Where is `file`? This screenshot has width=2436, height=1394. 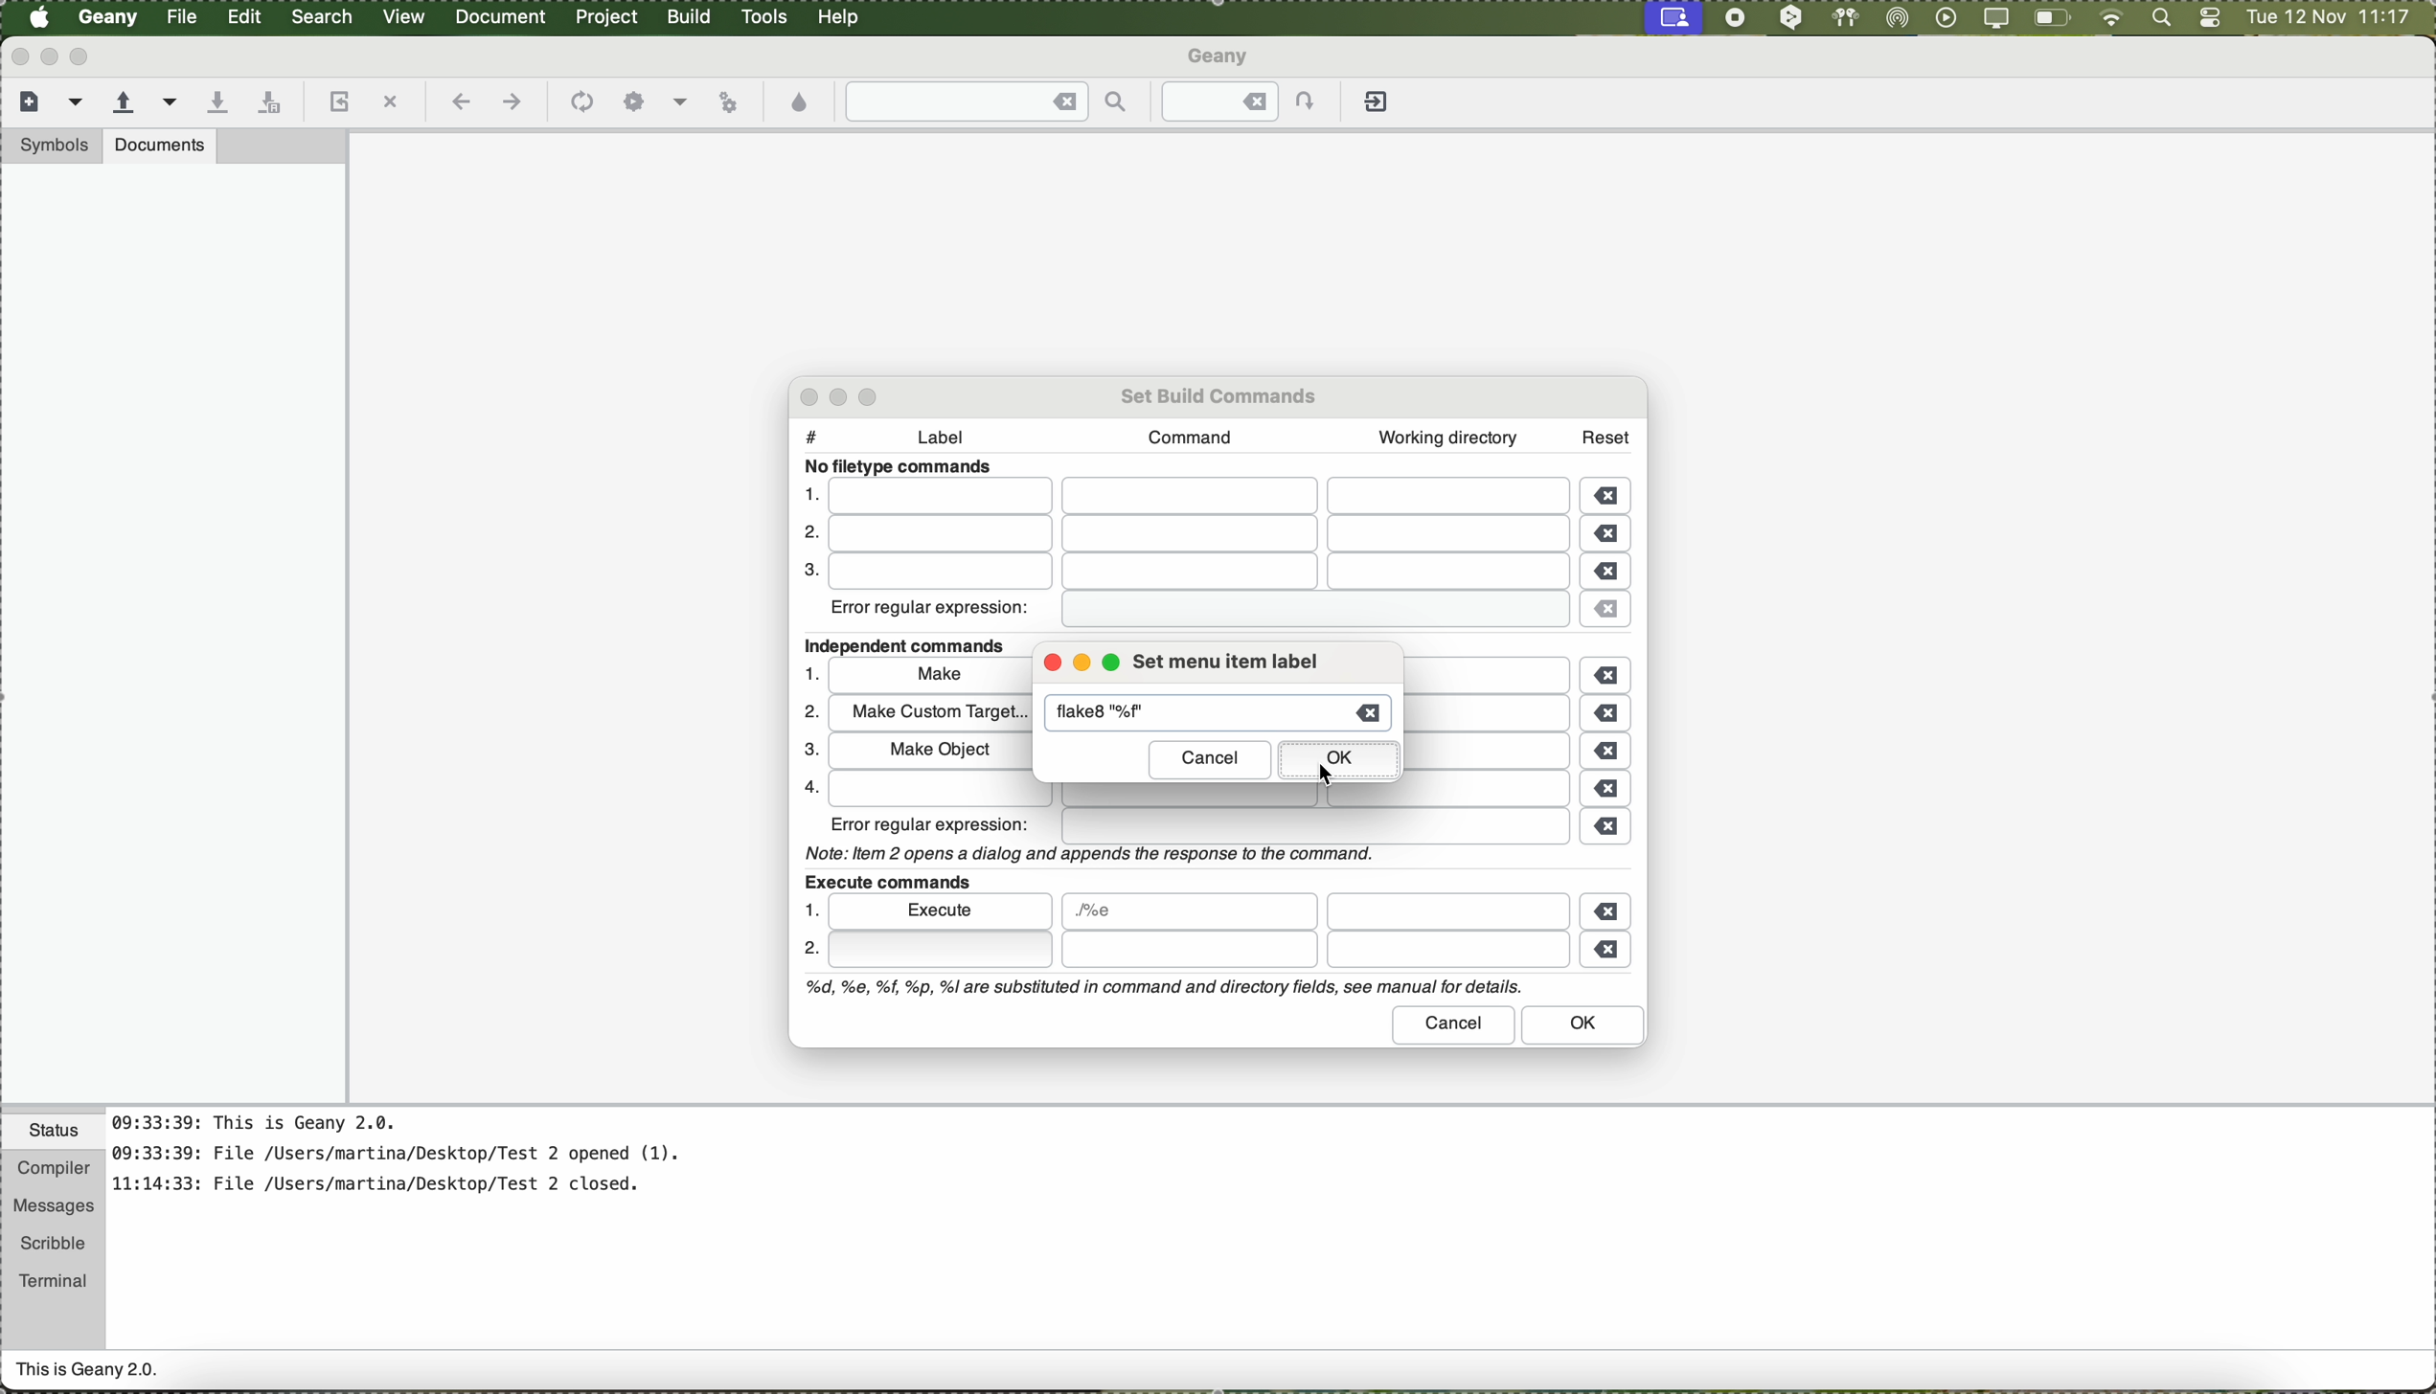
file is located at coordinates (1500, 753).